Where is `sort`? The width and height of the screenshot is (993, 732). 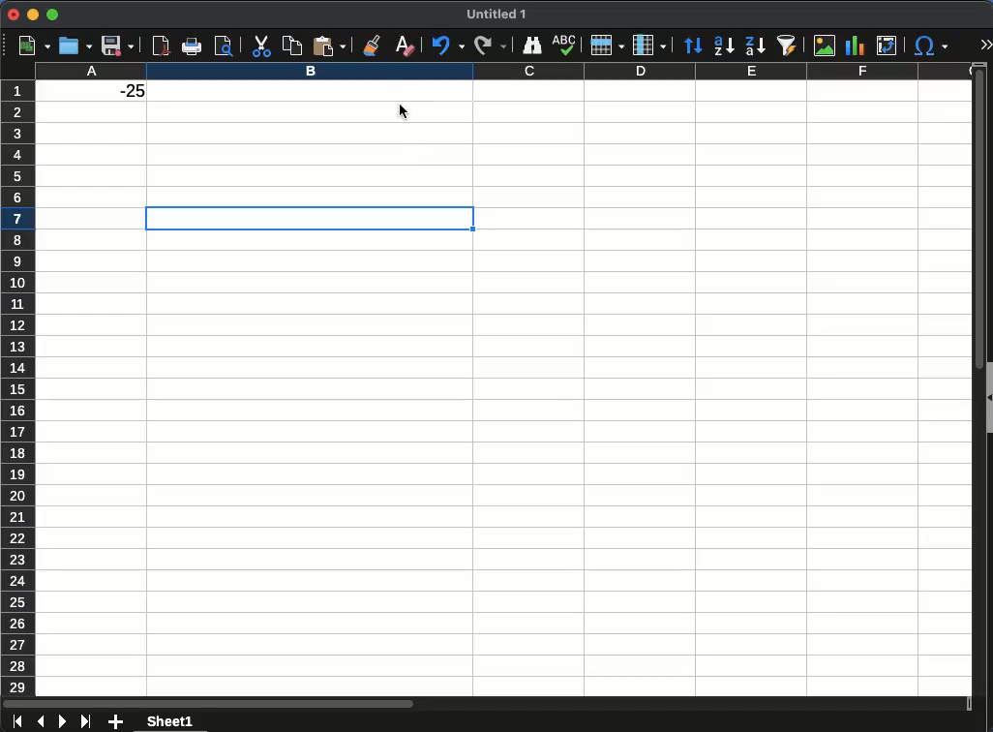 sort is located at coordinates (695, 46).